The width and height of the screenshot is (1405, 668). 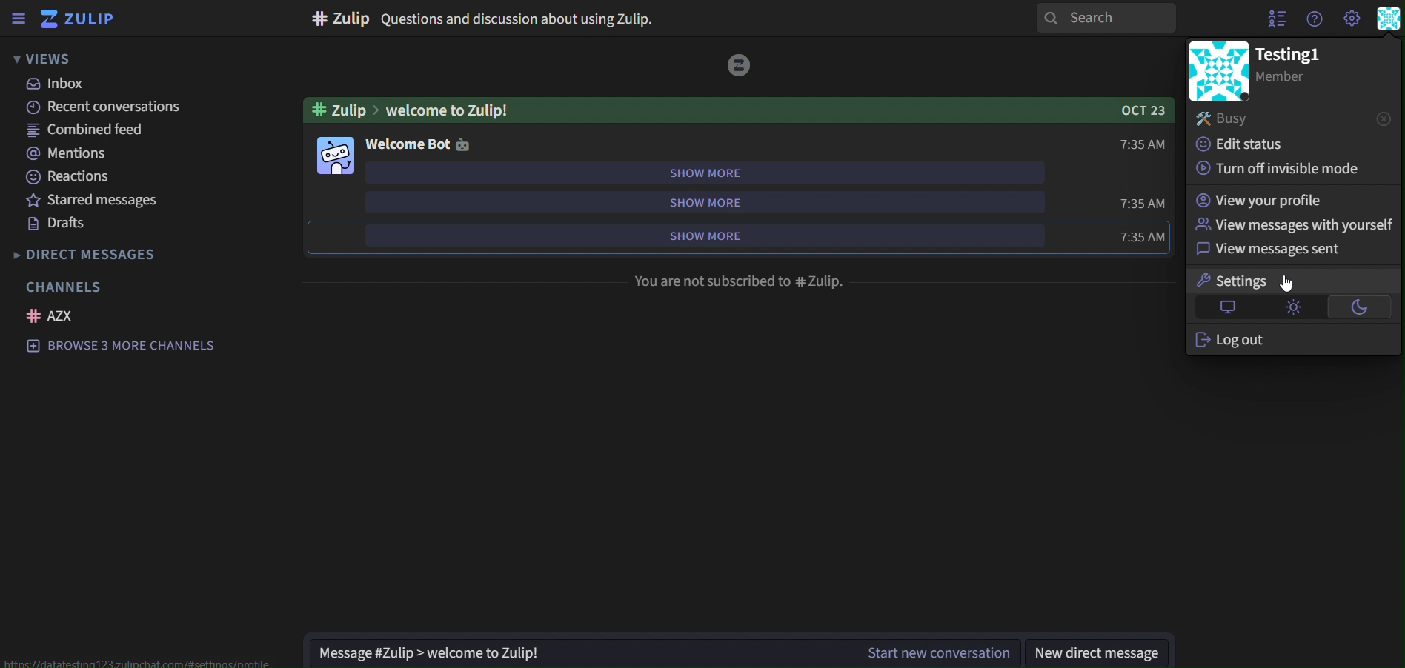 What do you see at coordinates (1292, 55) in the screenshot?
I see `testing1` at bounding box center [1292, 55].